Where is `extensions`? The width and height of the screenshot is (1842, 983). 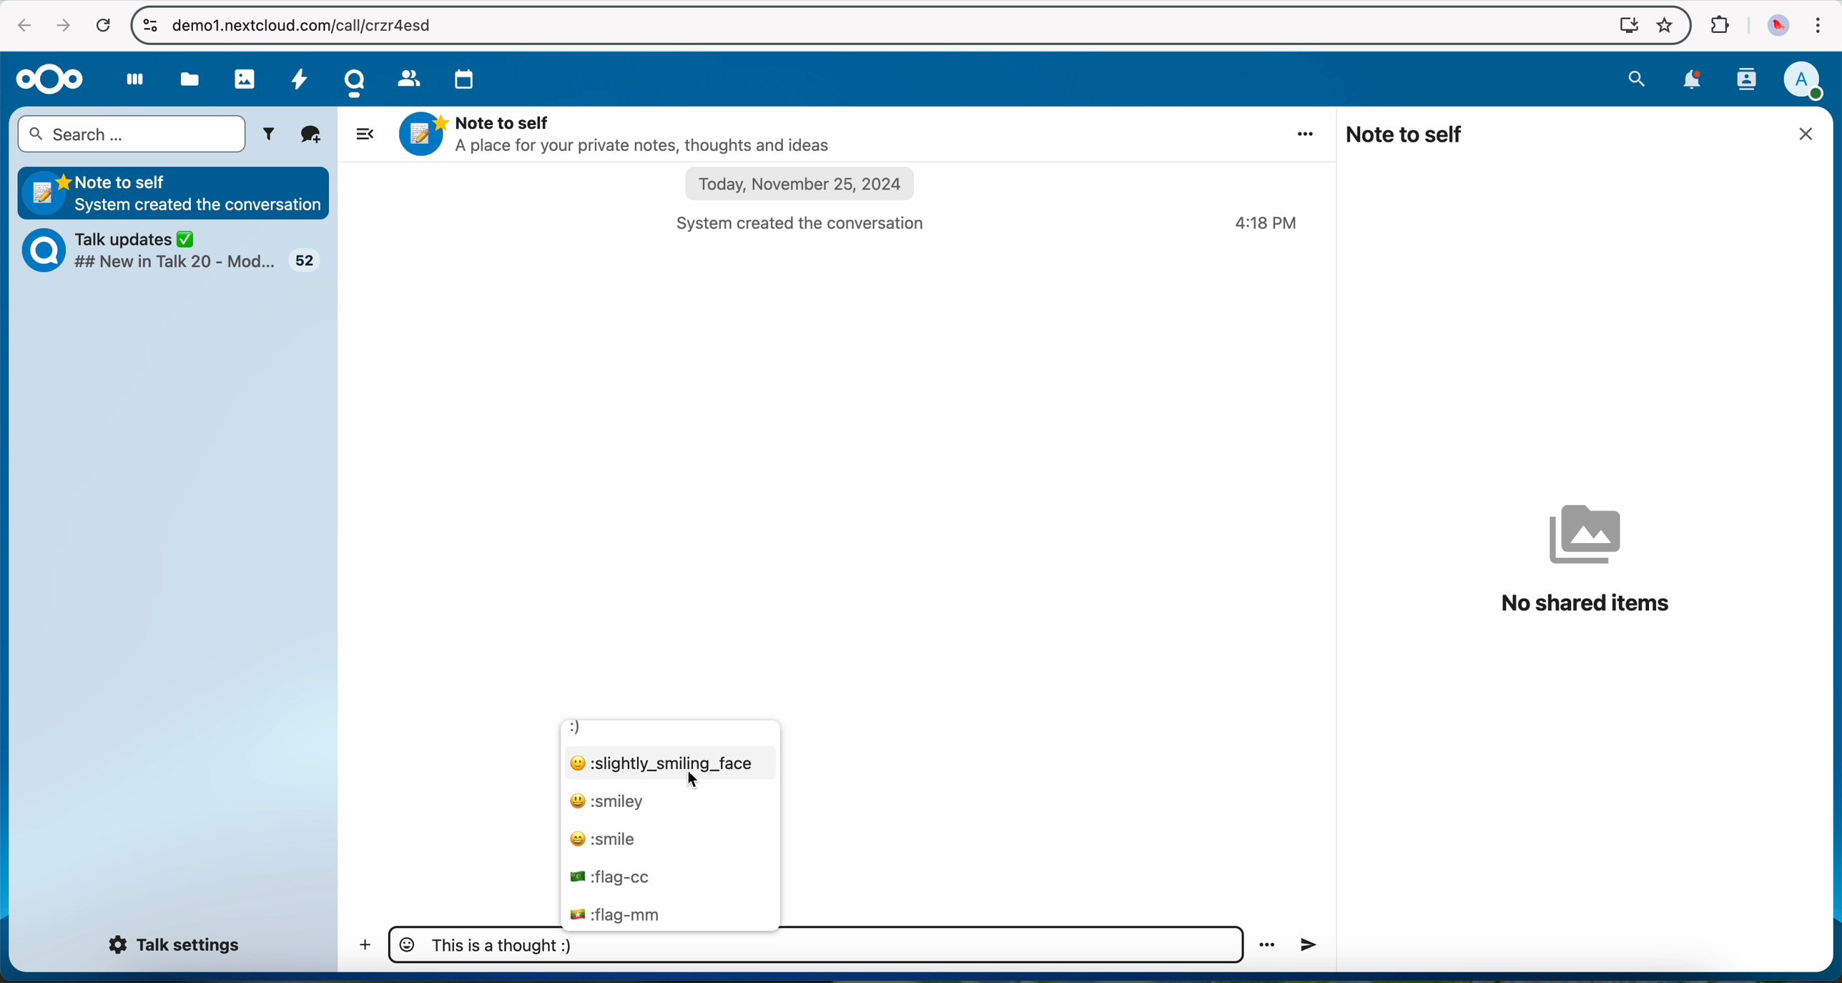 extensions is located at coordinates (1720, 25).